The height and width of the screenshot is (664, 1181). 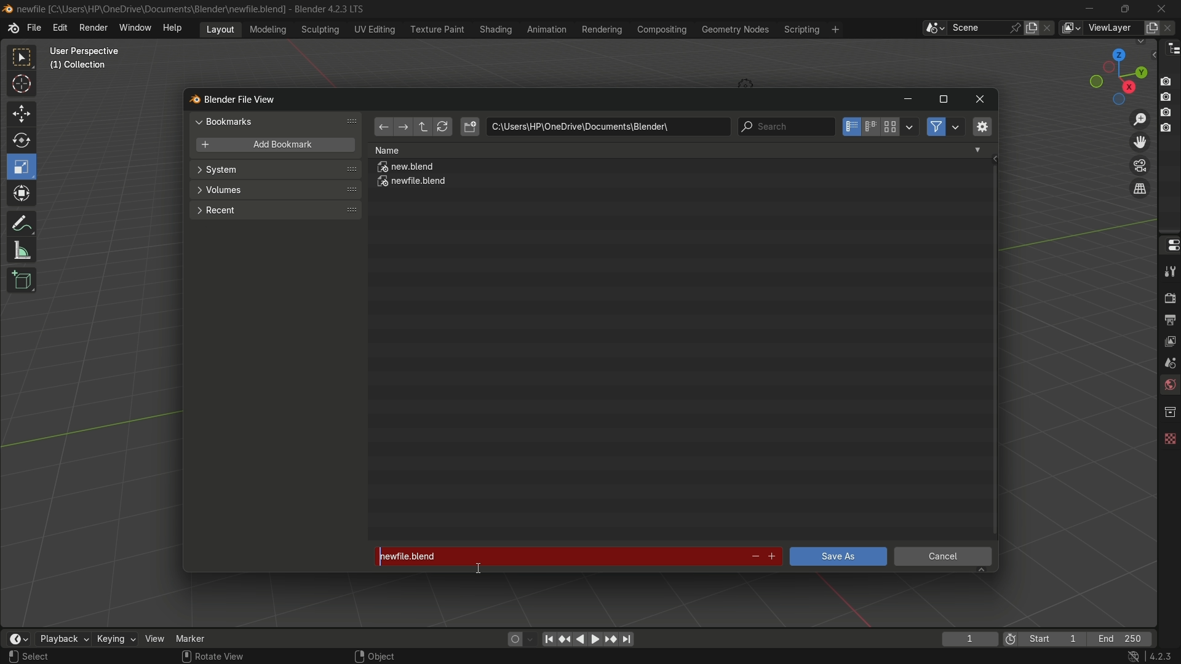 I want to click on refresh, so click(x=442, y=127).